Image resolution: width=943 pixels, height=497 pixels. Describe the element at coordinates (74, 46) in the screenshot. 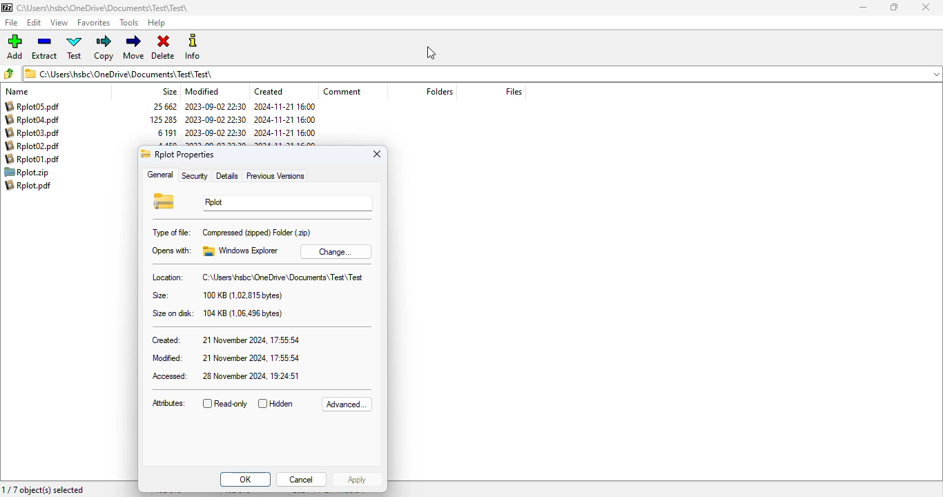

I see `test` at that location.